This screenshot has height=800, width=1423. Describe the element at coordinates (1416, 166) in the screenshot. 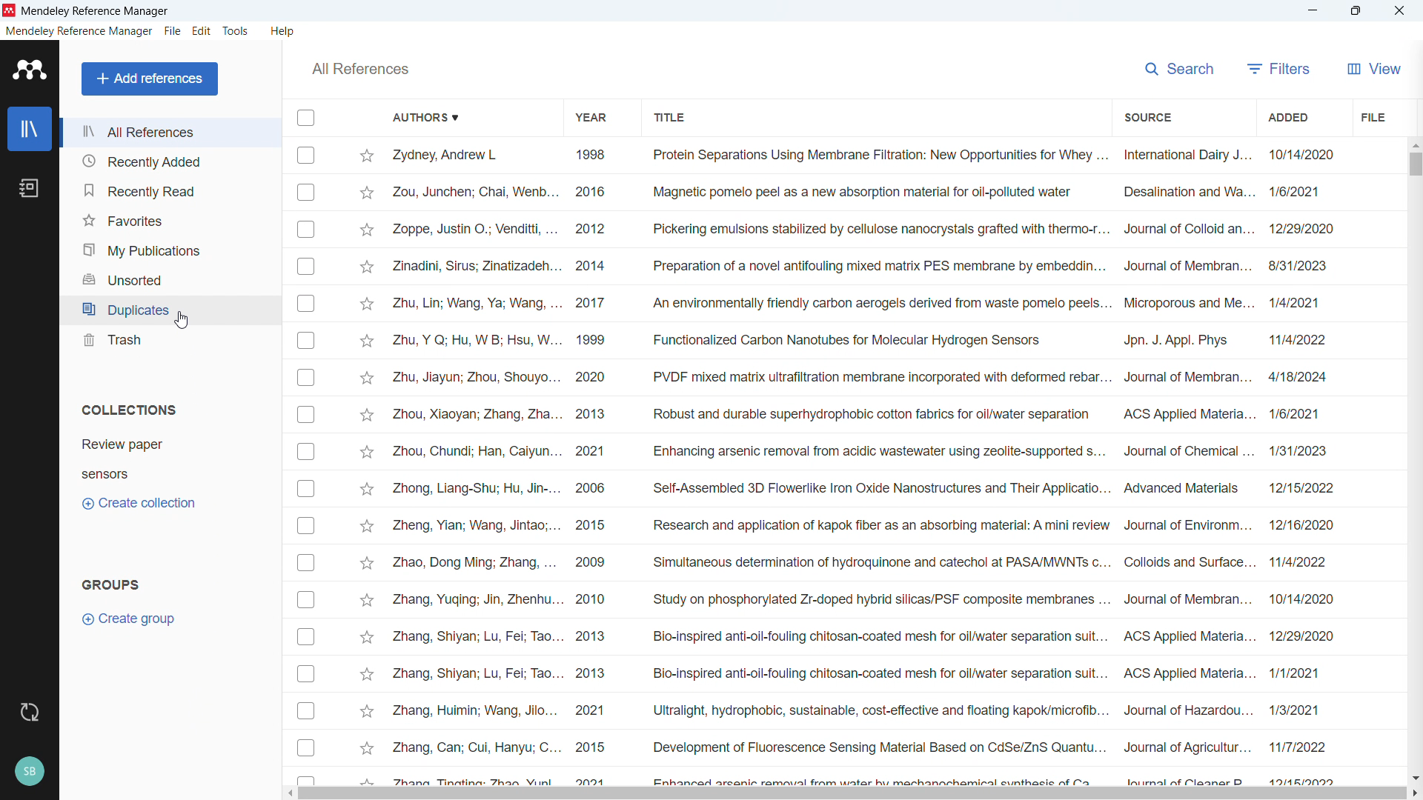

I see `Vertical scroll bar ` at that location.